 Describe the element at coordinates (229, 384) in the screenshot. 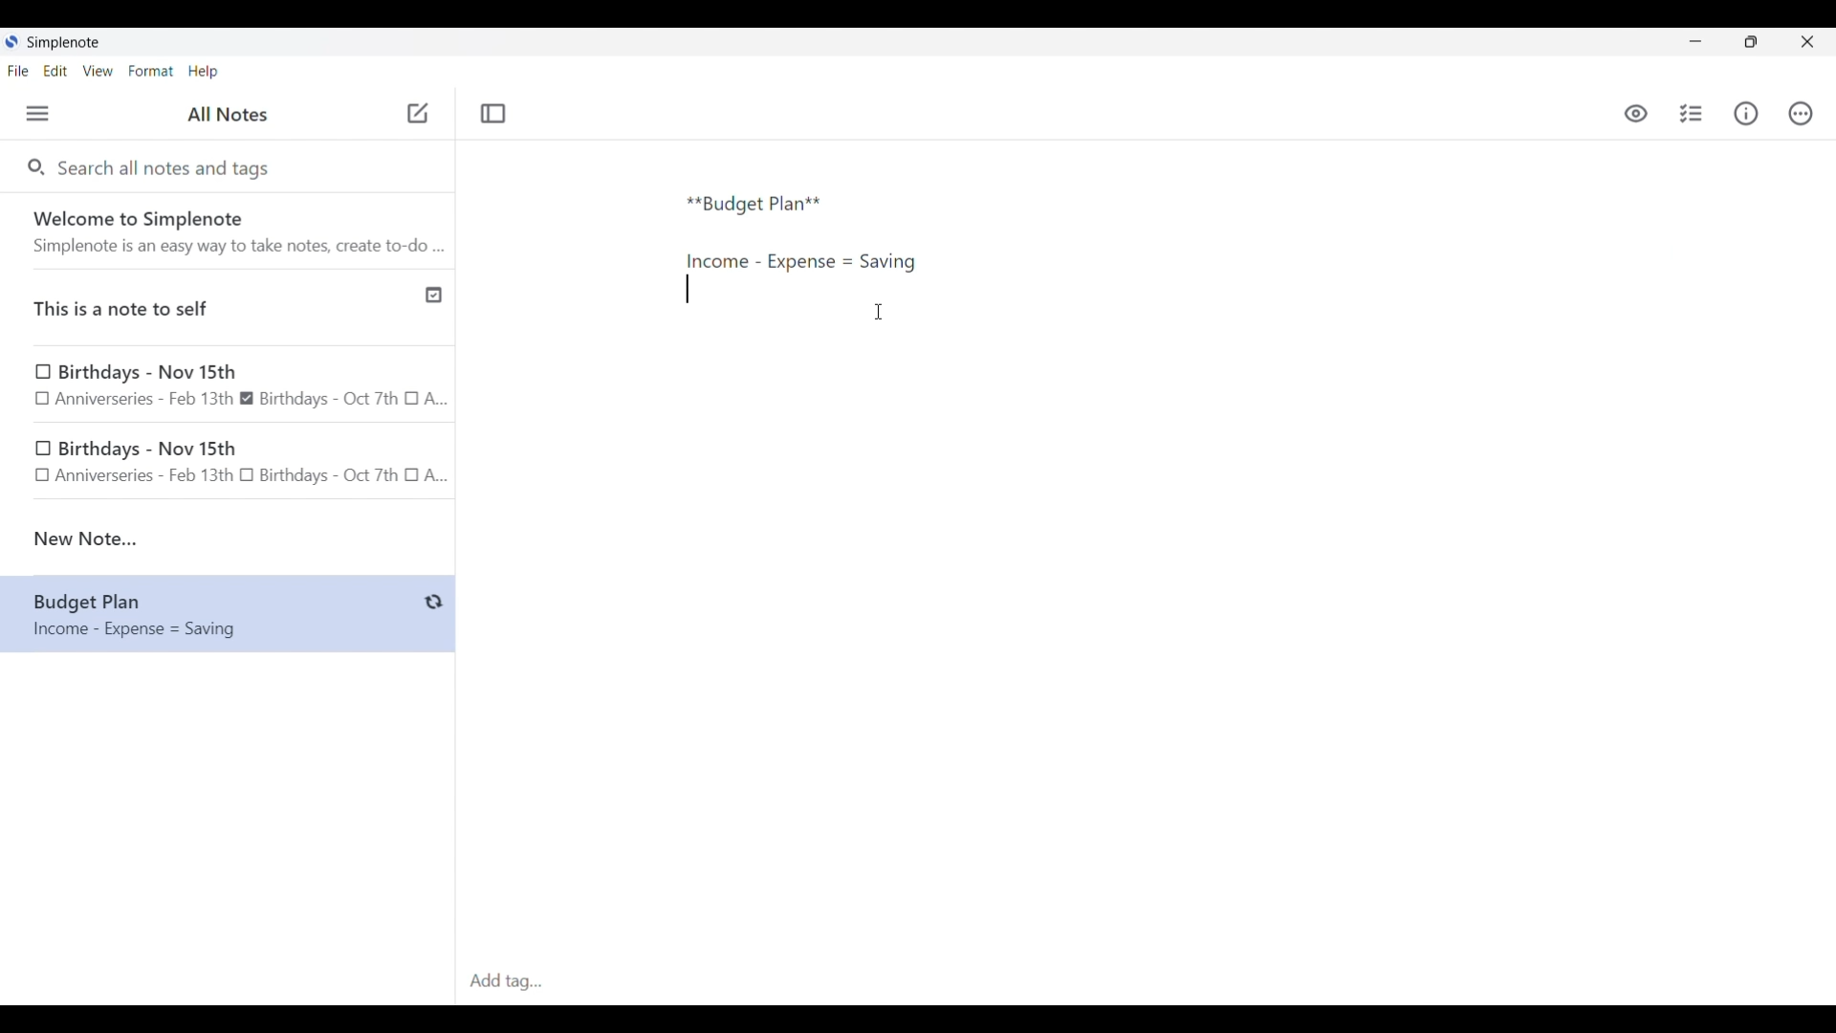

I see `Birthday note` at that location.